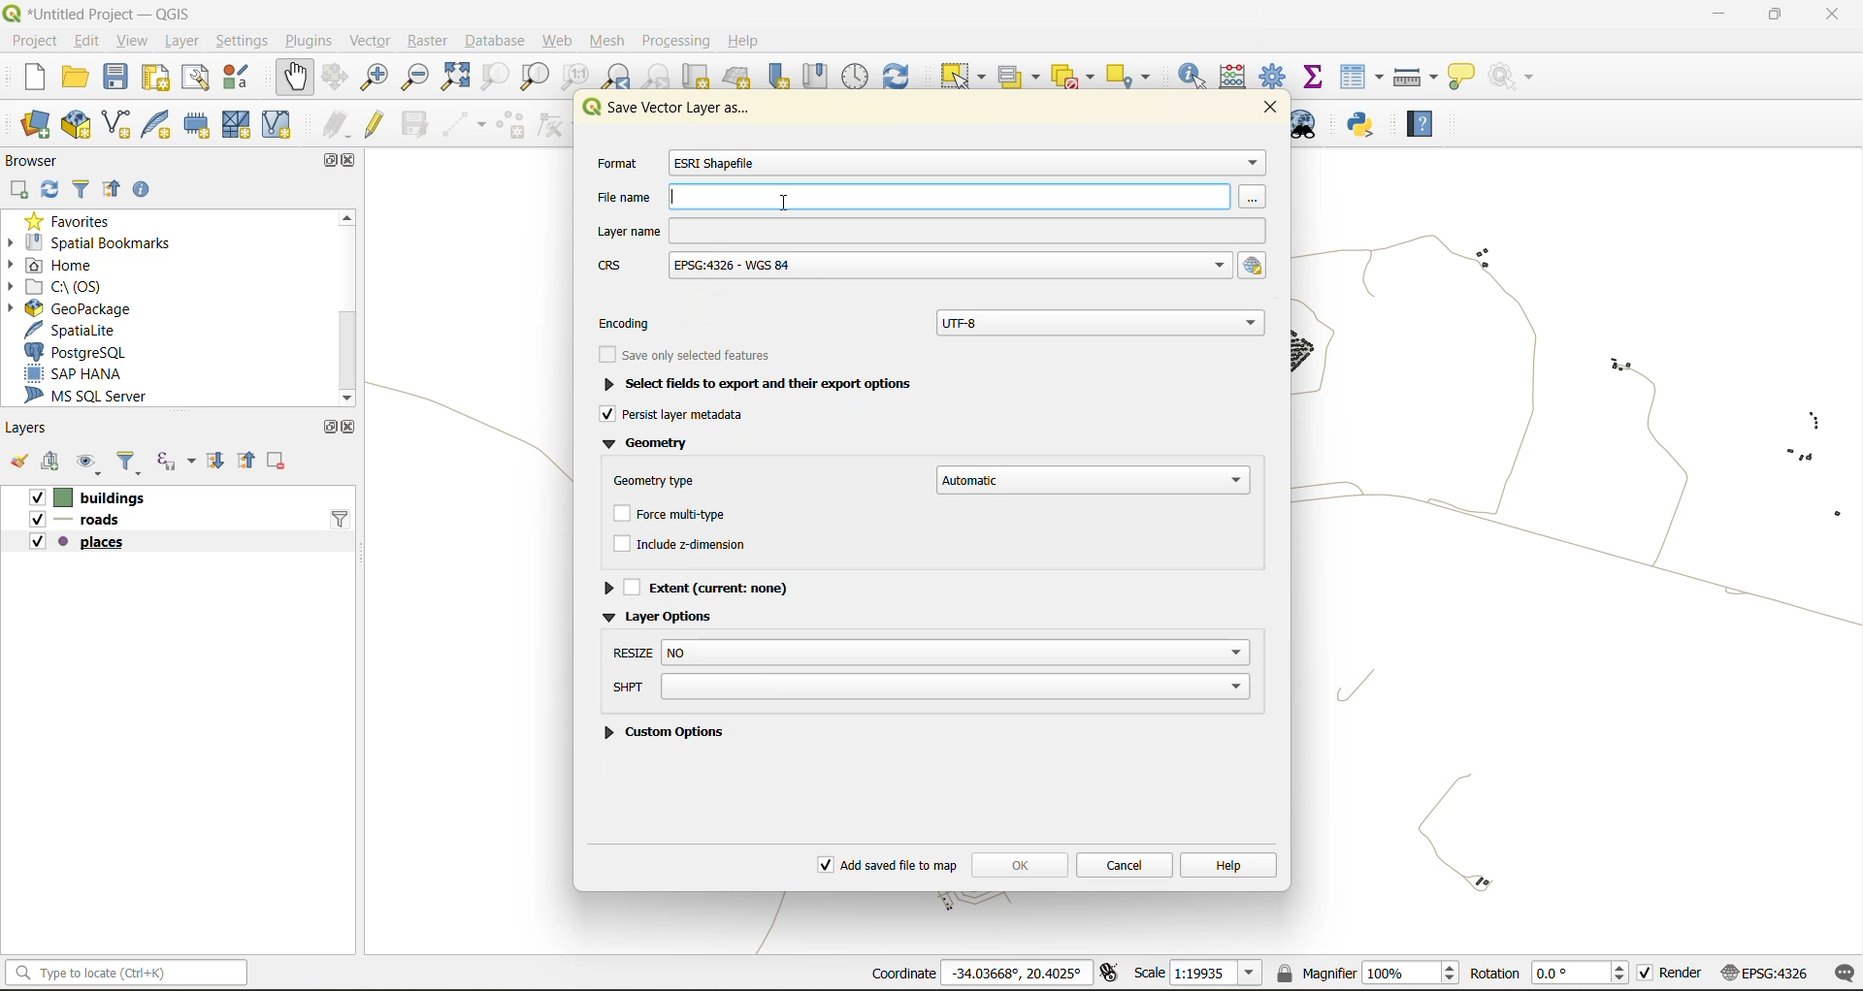  What do you see at coordinates (83, 521) in the screenshot?
I see ` roads` at bounding box center [83, 521].